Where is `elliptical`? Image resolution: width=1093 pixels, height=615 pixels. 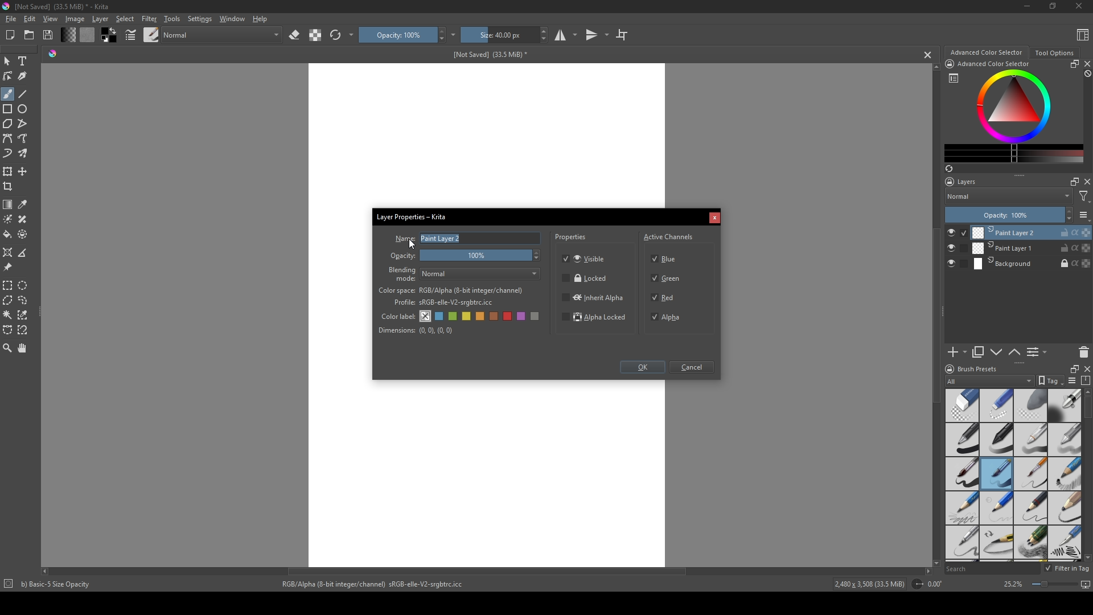 elliptical is located at coordinates (25, 285).